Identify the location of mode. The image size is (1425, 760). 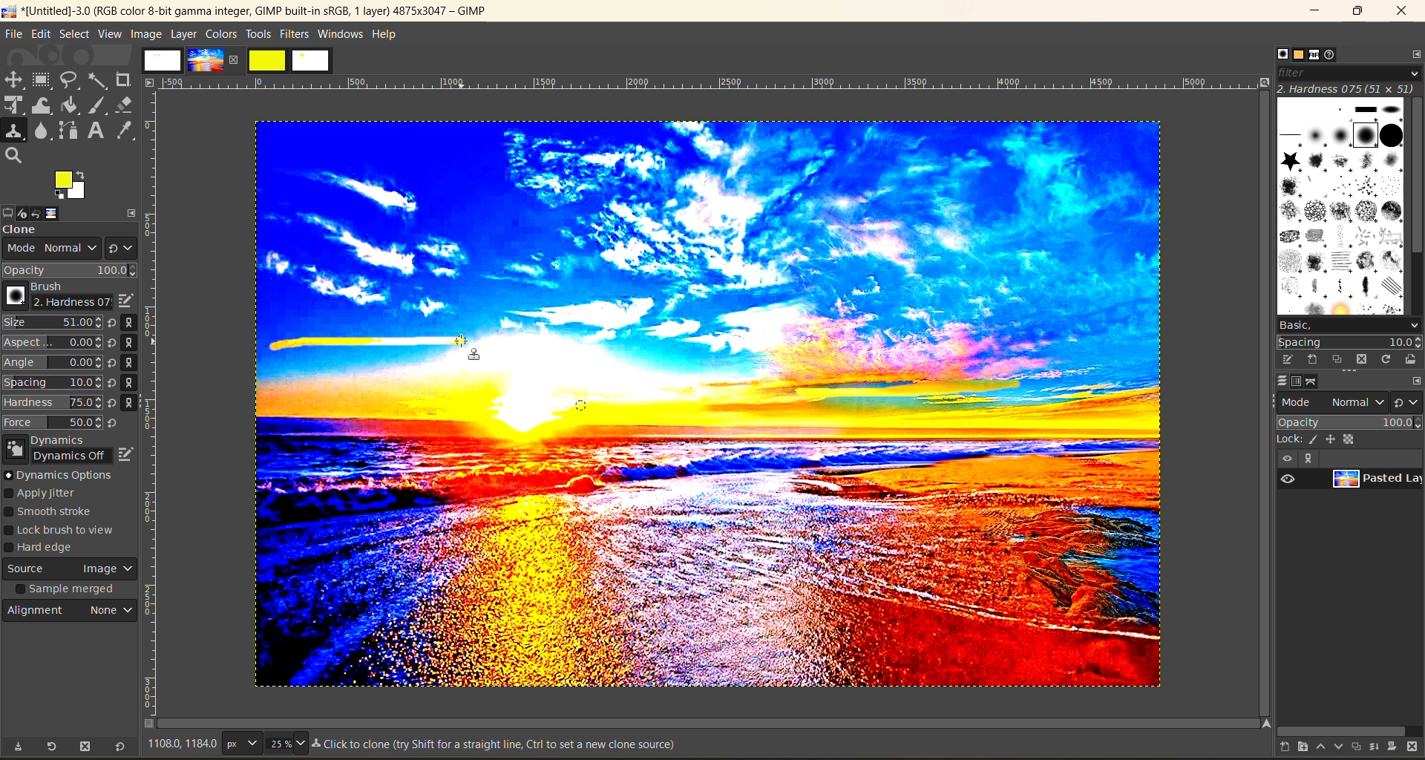
(47, 250).